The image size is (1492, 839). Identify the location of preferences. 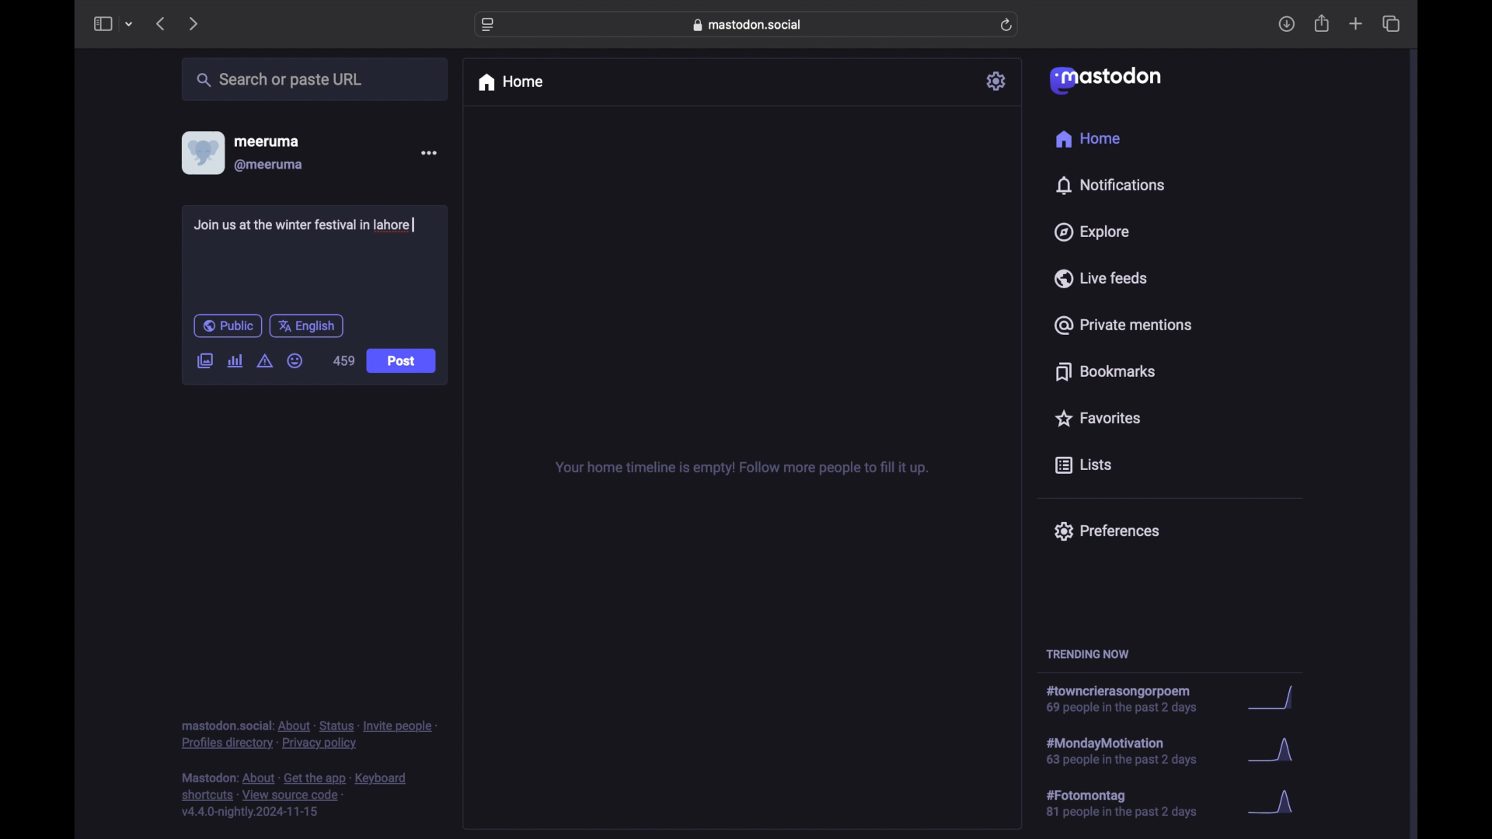
(1106, 530).